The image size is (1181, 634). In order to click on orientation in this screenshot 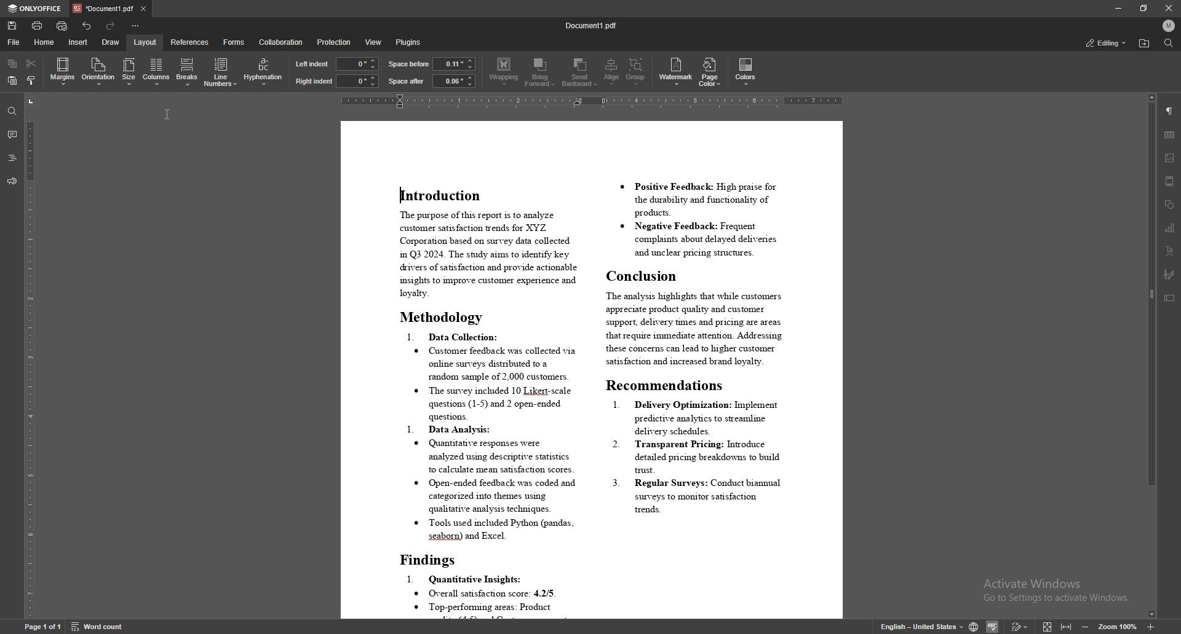, I will do `click(98, 71)`.